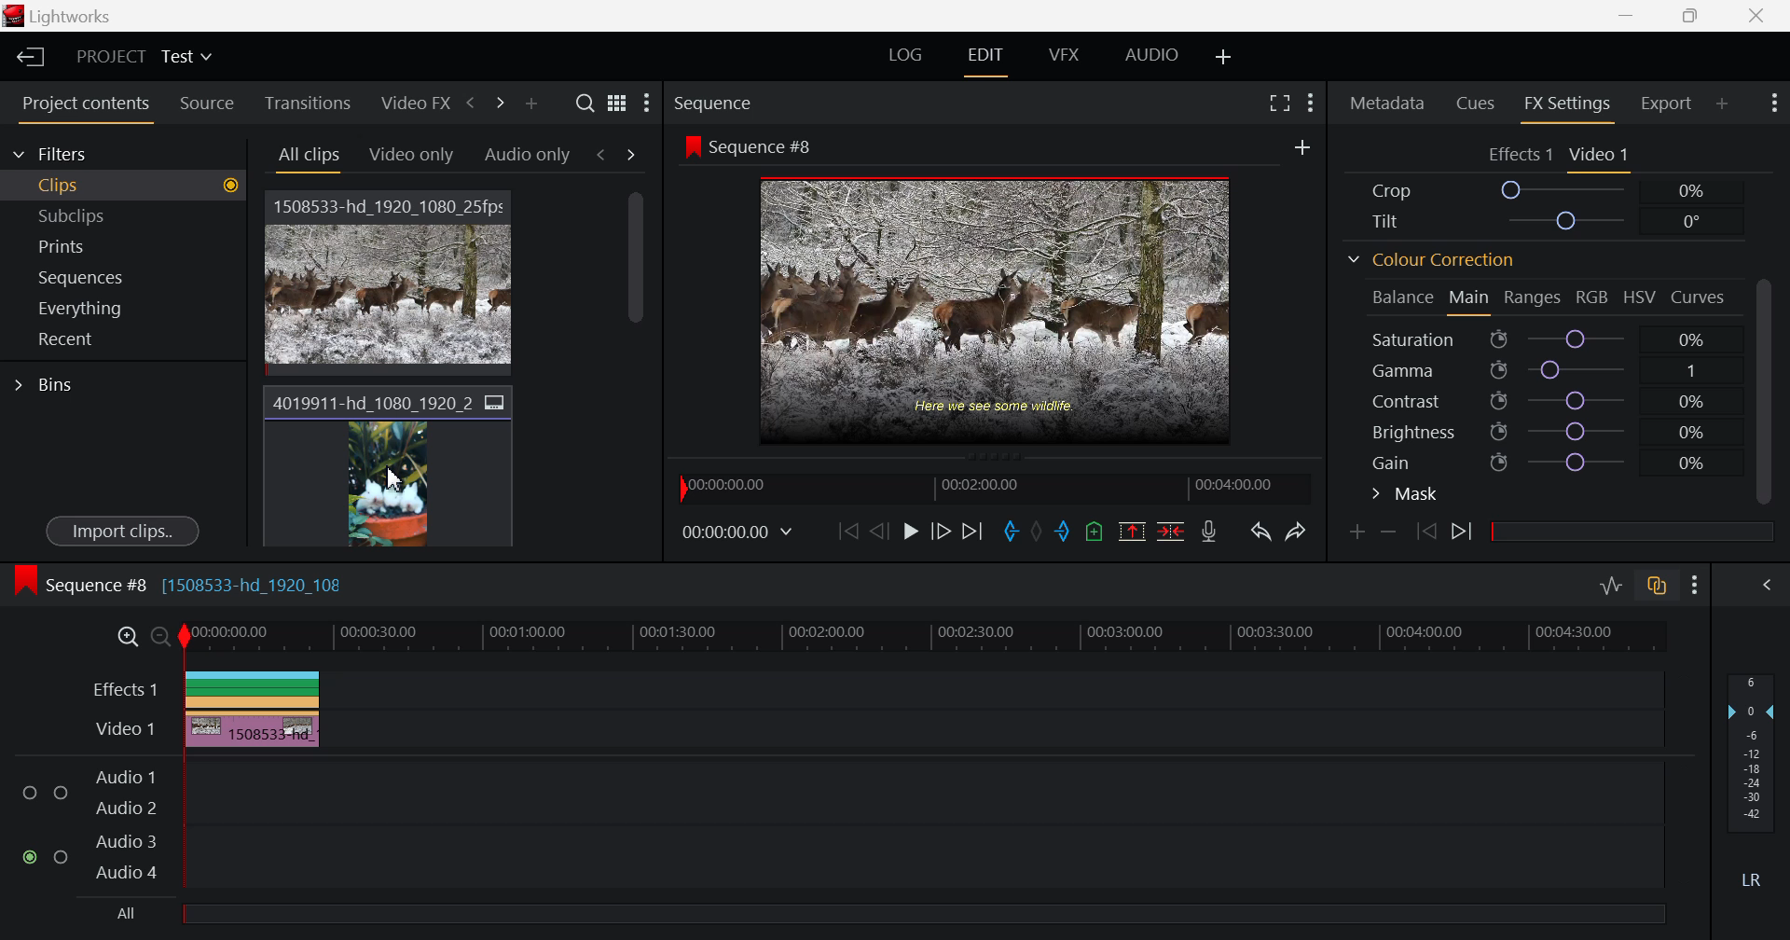 The height and width of the screenshot is (940, 1790). Describe the element at coordinates (1470, 299) in the screenshot. I see `Main Tab Open` at that location.